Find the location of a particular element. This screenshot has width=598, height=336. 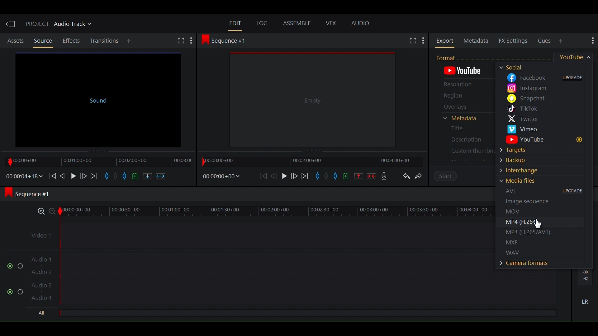

Youtube is located at coordinates (543, 140).